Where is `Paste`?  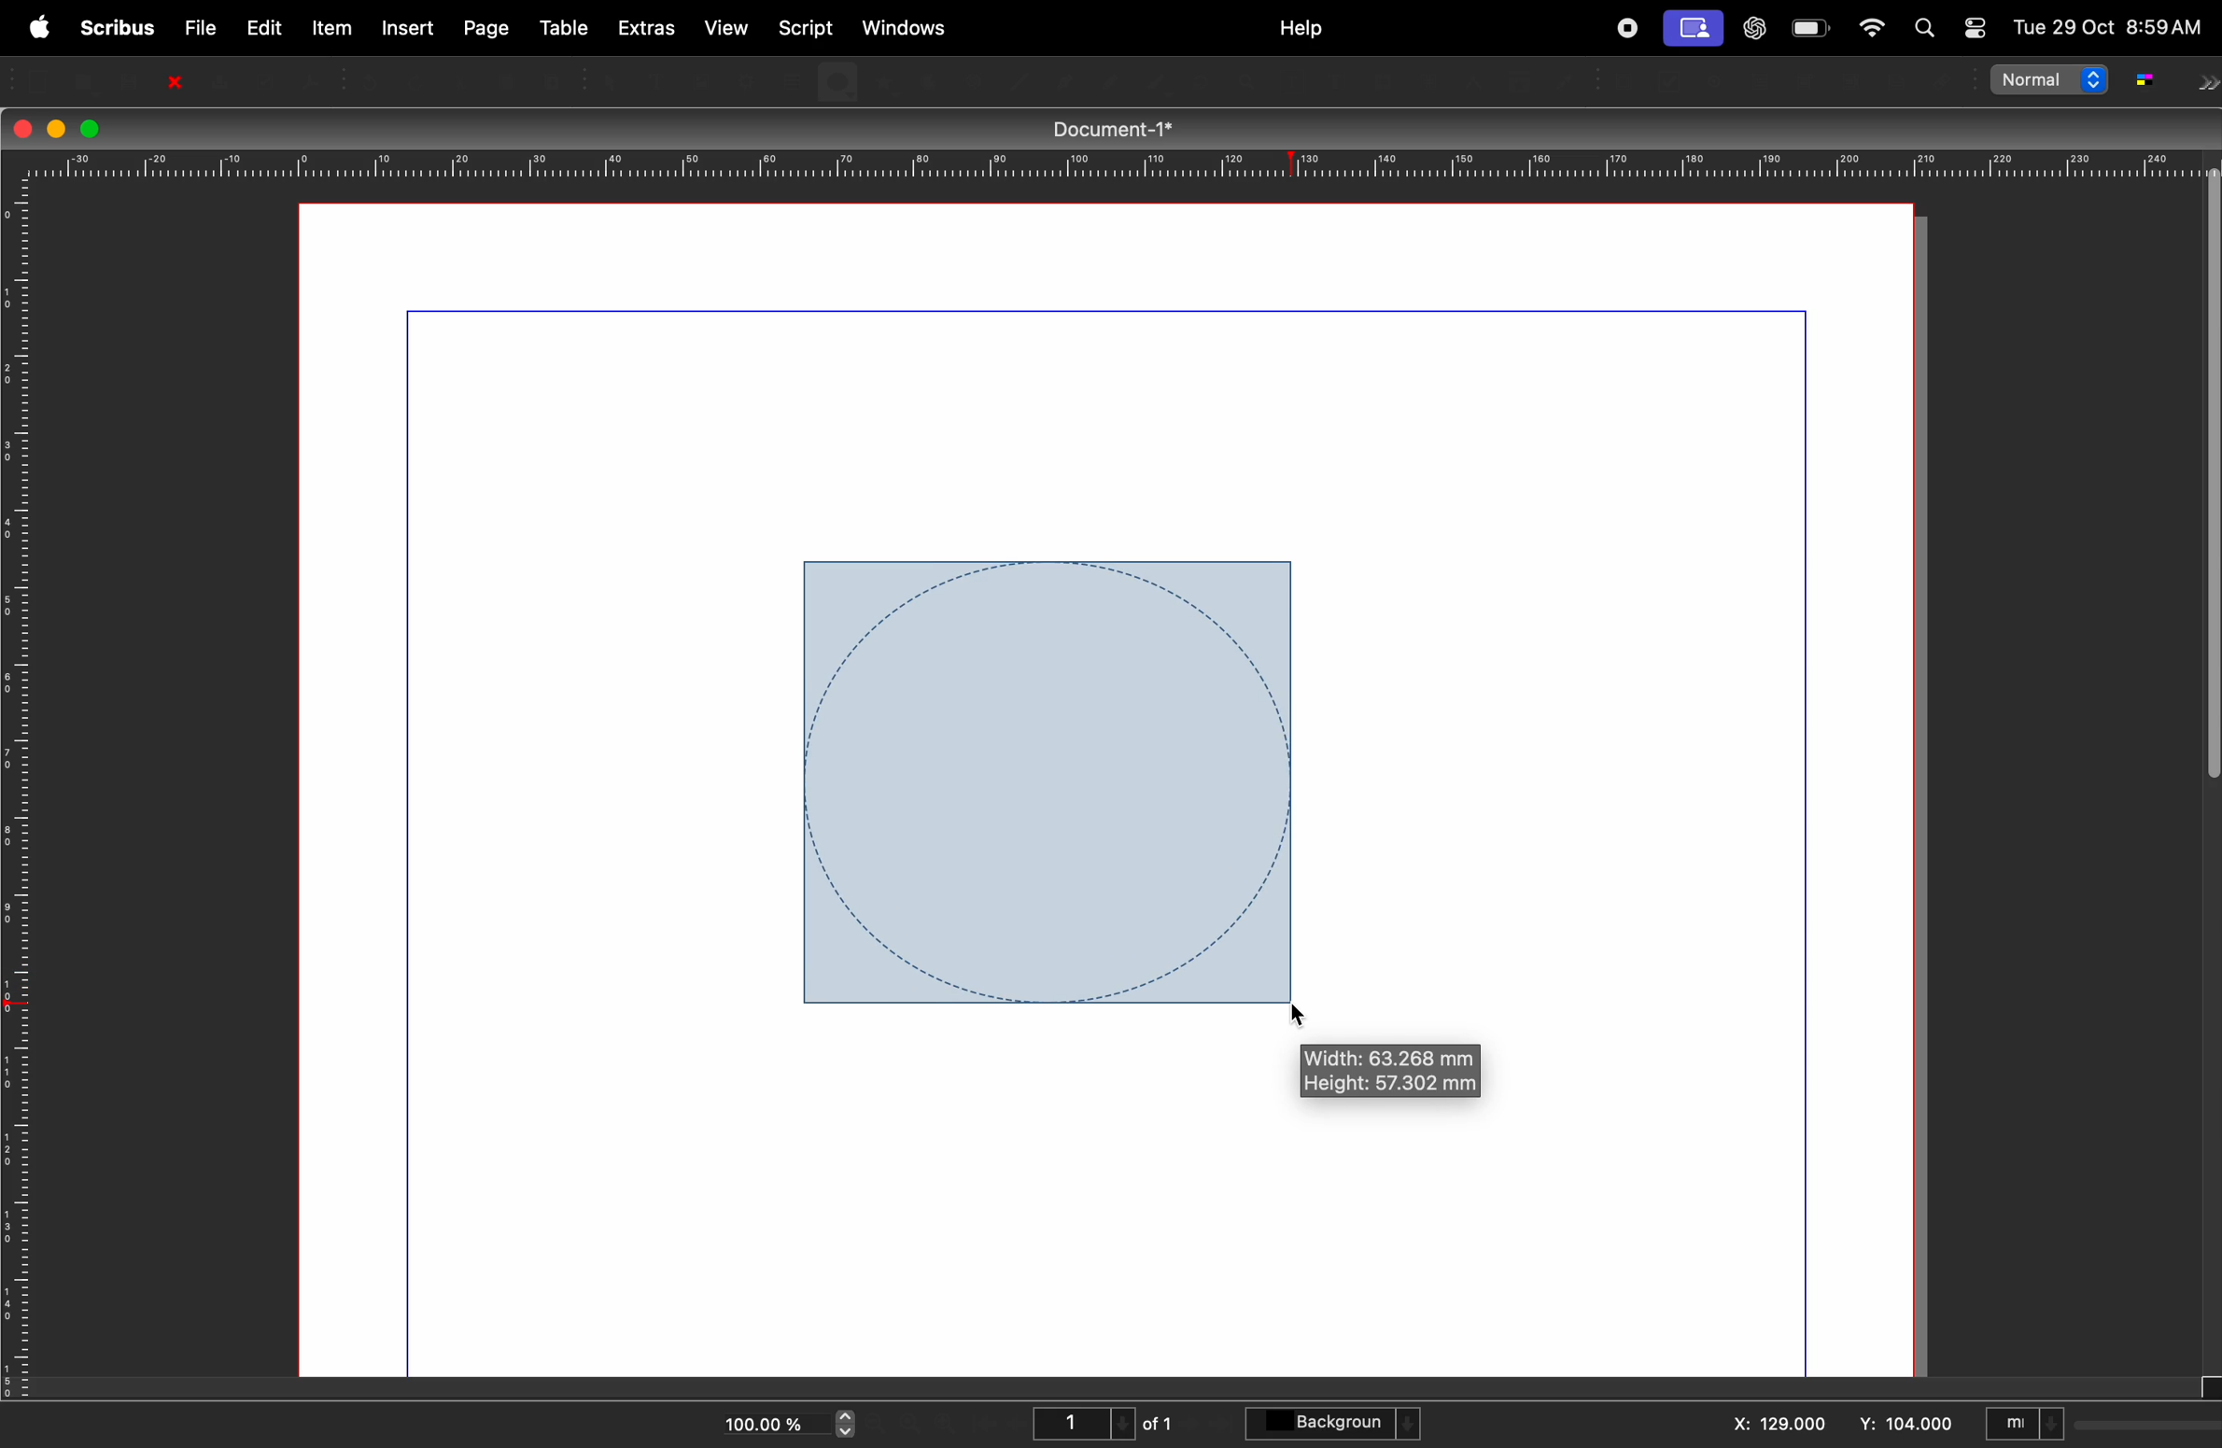 Paste is located at coordinates (557, 78).